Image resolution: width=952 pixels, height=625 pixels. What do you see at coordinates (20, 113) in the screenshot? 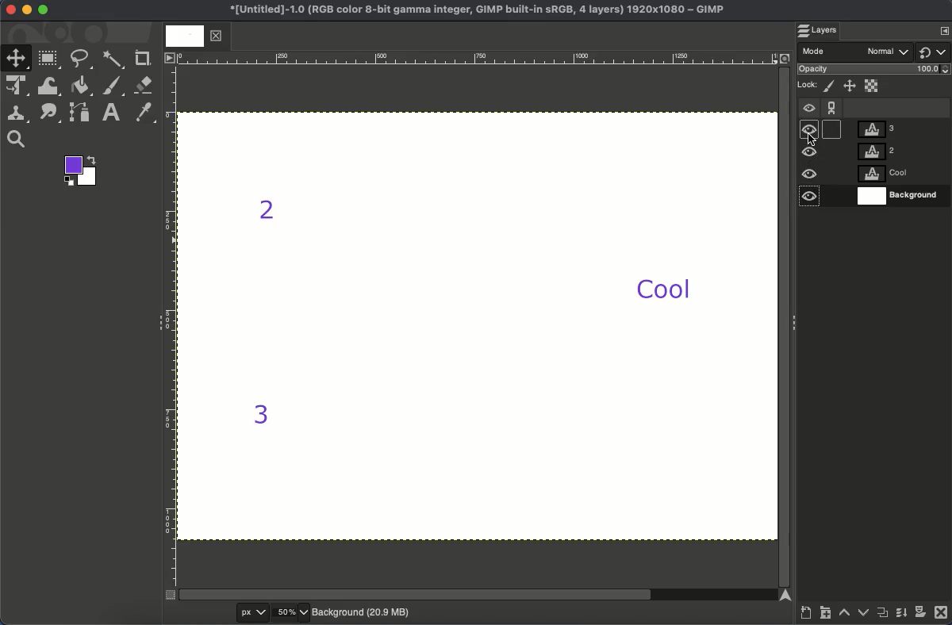
I see `Clone` at bounding box center [20, 113].